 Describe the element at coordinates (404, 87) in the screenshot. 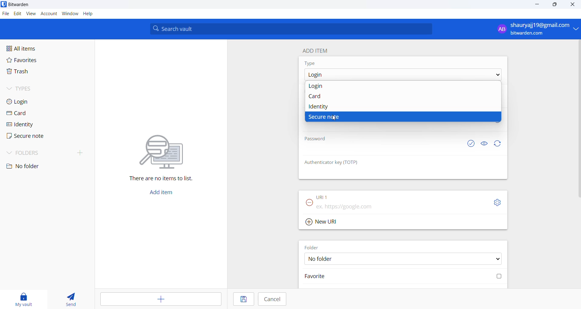

I see `login` at that location.